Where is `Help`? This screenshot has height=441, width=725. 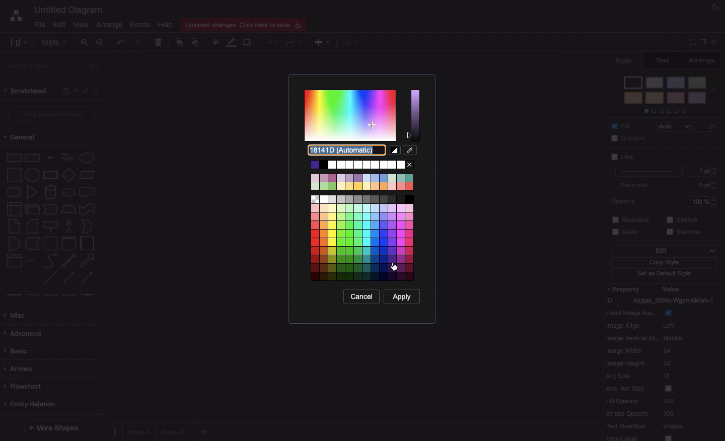 Help is located at coordinates (166, 25).